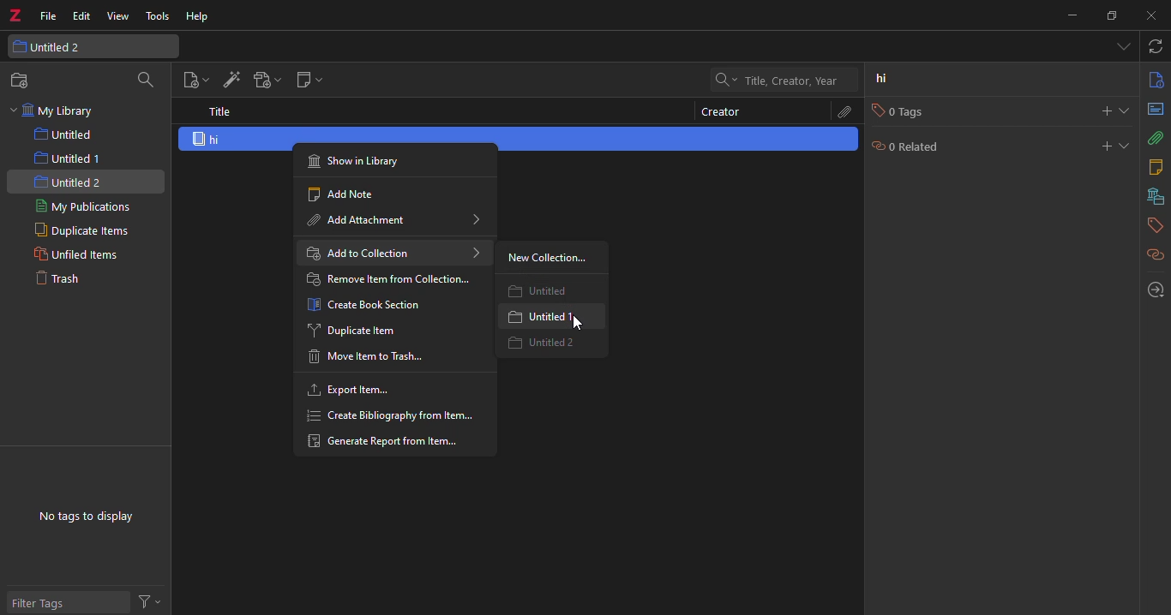 This screenshot has width=1171, height=615. Describe the element at coordinates (386, 220) in the screenshot. I see `add attachment` at that location.